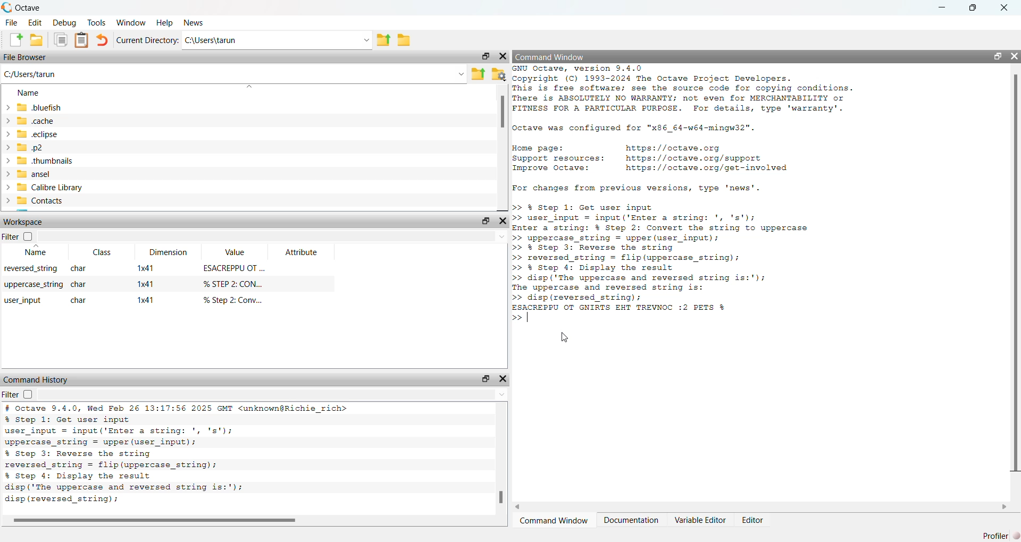 Image resolution: width=1021 pixels, height=542 pixels. Describe the element at coordinates (83, 162) in the screenshot. I see `.thumbnails` at that location.